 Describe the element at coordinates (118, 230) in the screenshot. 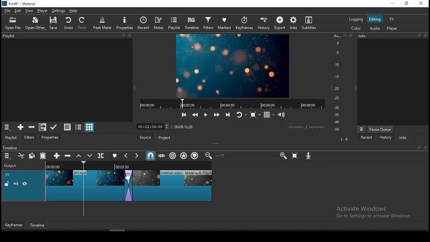

I see `scroll bar` at that location.